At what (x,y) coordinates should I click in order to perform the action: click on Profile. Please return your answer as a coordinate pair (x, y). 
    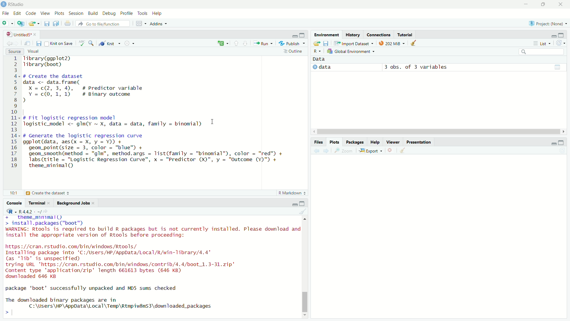
    Looking at the image, I should click on (126, 13).